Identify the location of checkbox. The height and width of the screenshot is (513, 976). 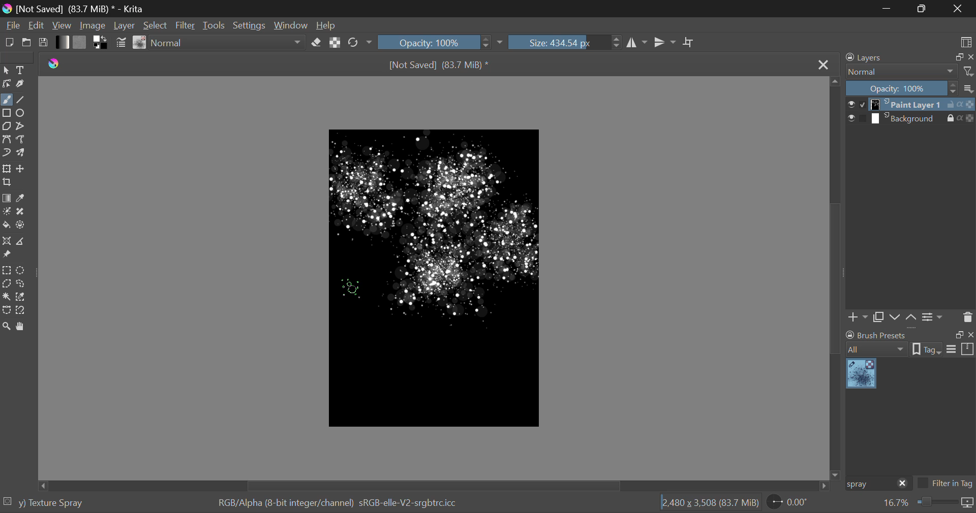
(857, 119).